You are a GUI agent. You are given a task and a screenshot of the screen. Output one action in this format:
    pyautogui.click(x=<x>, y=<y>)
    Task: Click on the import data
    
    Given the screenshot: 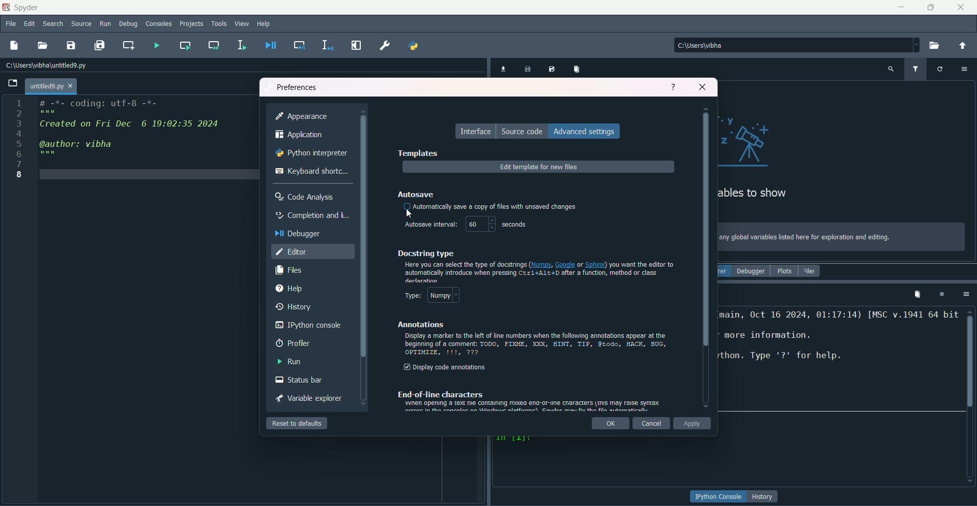 What is the action you would take?
    pyautogui.click(x=502, y=70)
    